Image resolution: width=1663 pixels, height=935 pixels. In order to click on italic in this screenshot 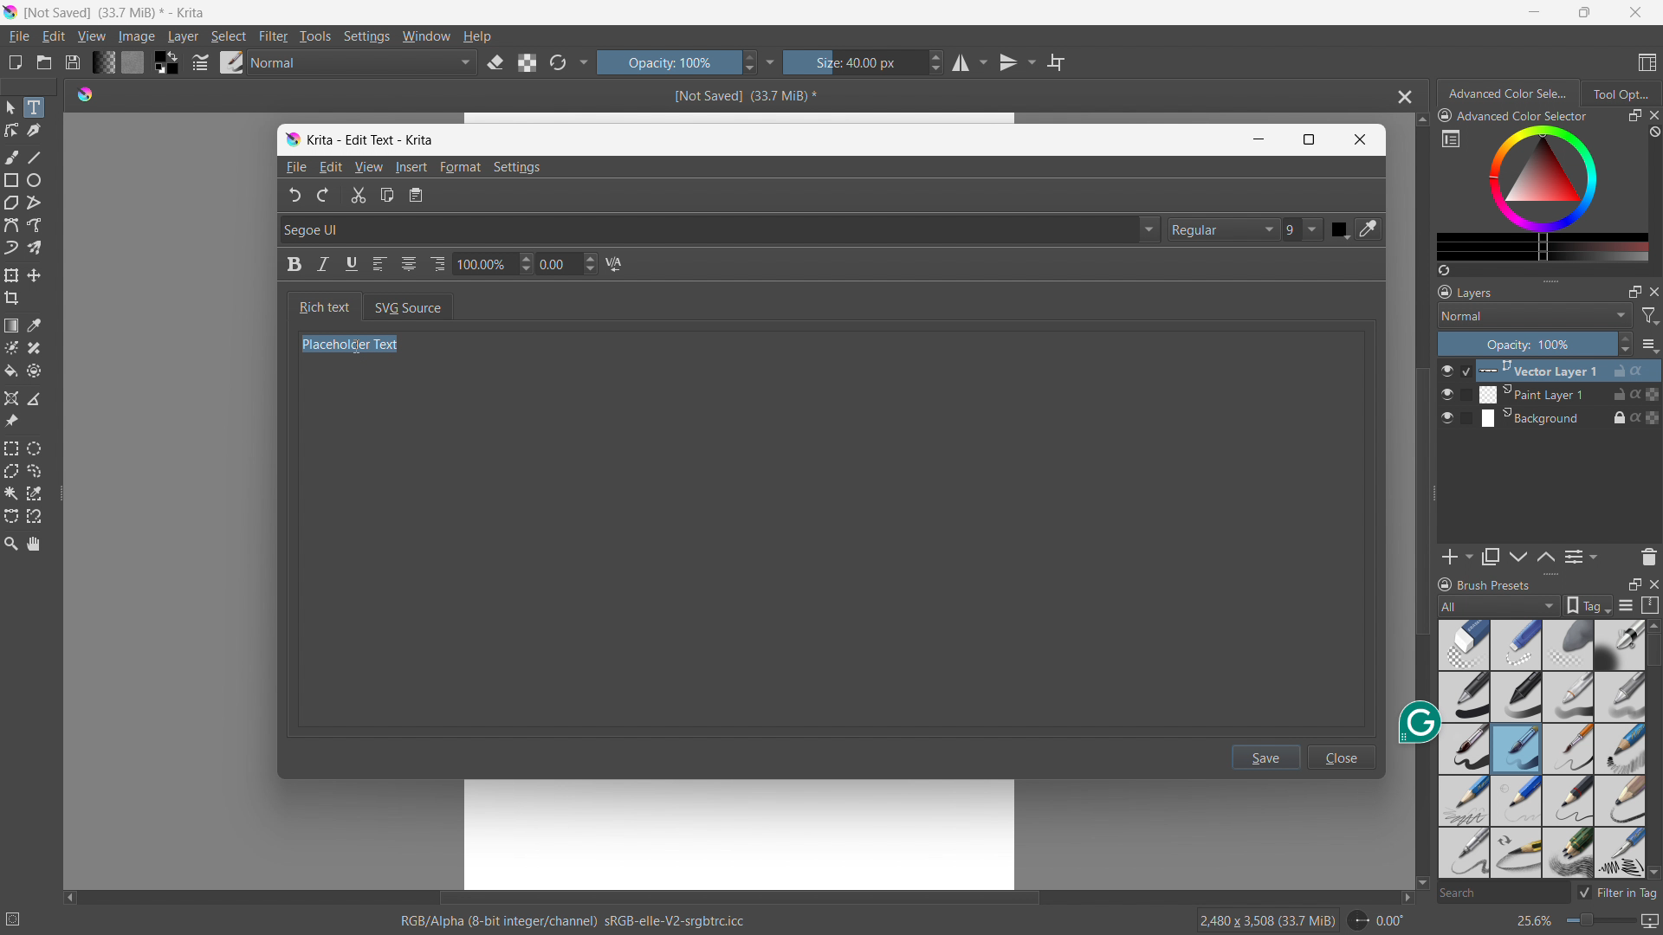, I will do `click(324, 263)`.